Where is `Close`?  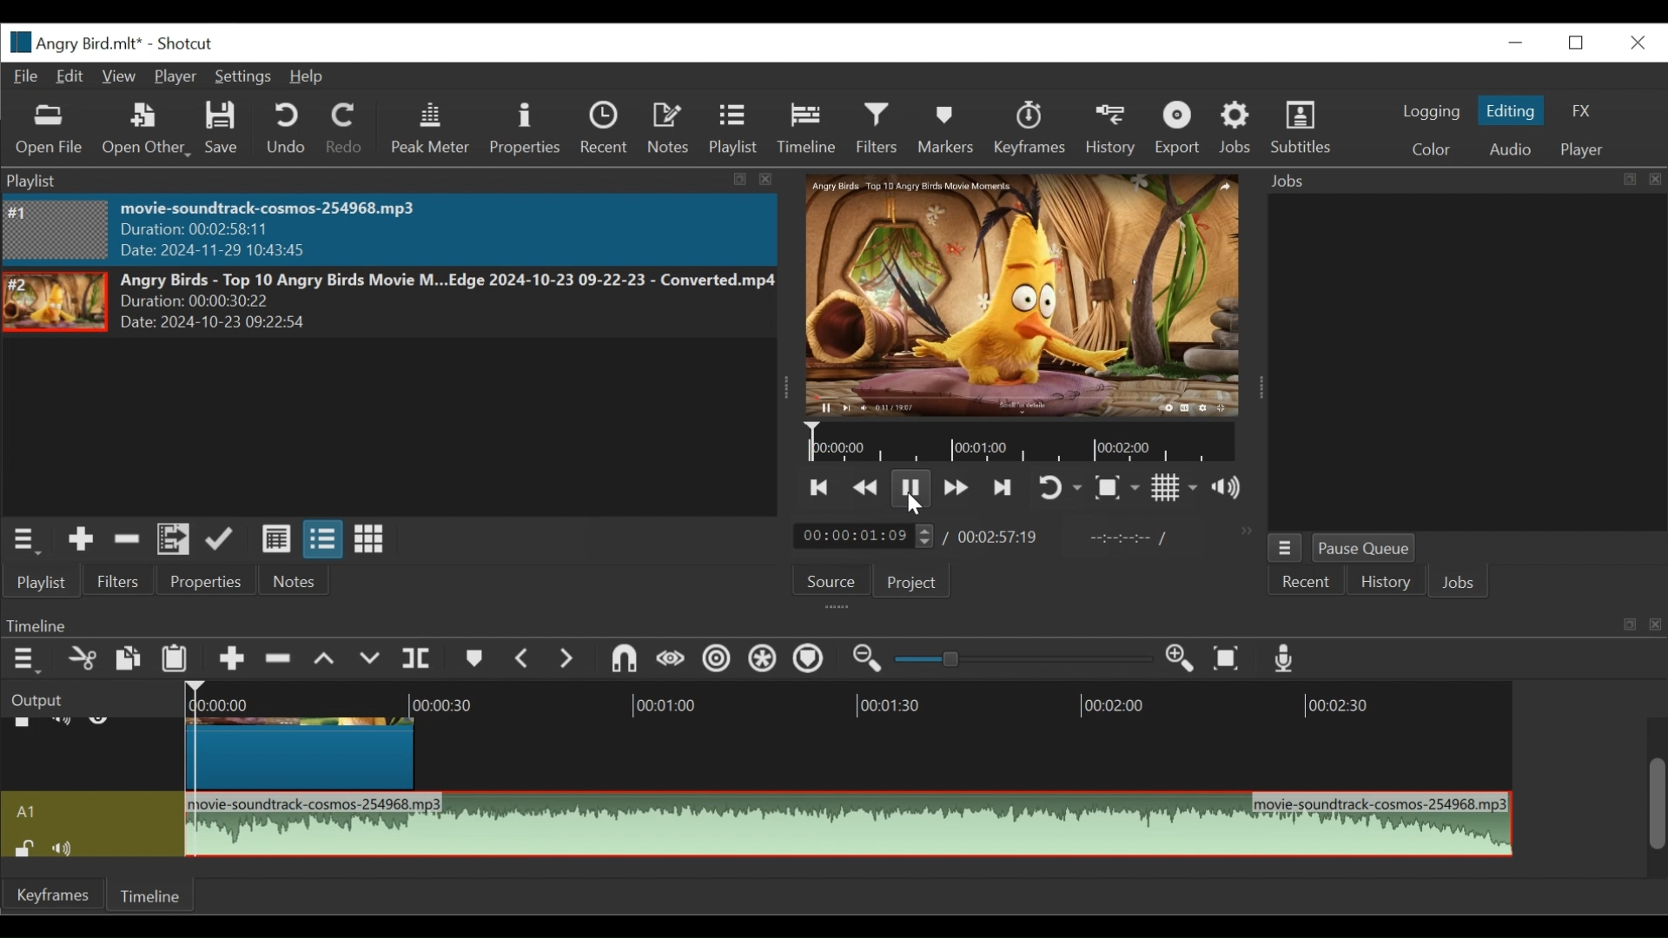
Close is located at coordinates (1638, 40).